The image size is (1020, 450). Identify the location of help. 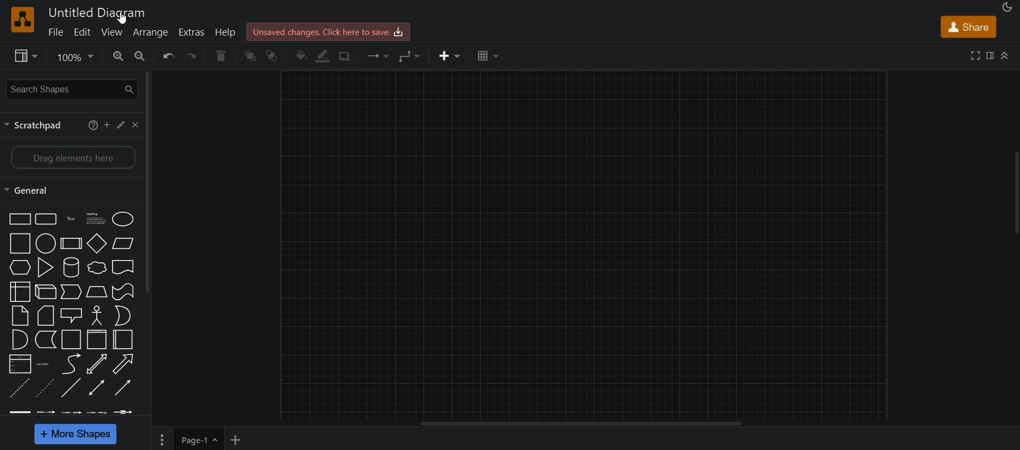
(91, 125).